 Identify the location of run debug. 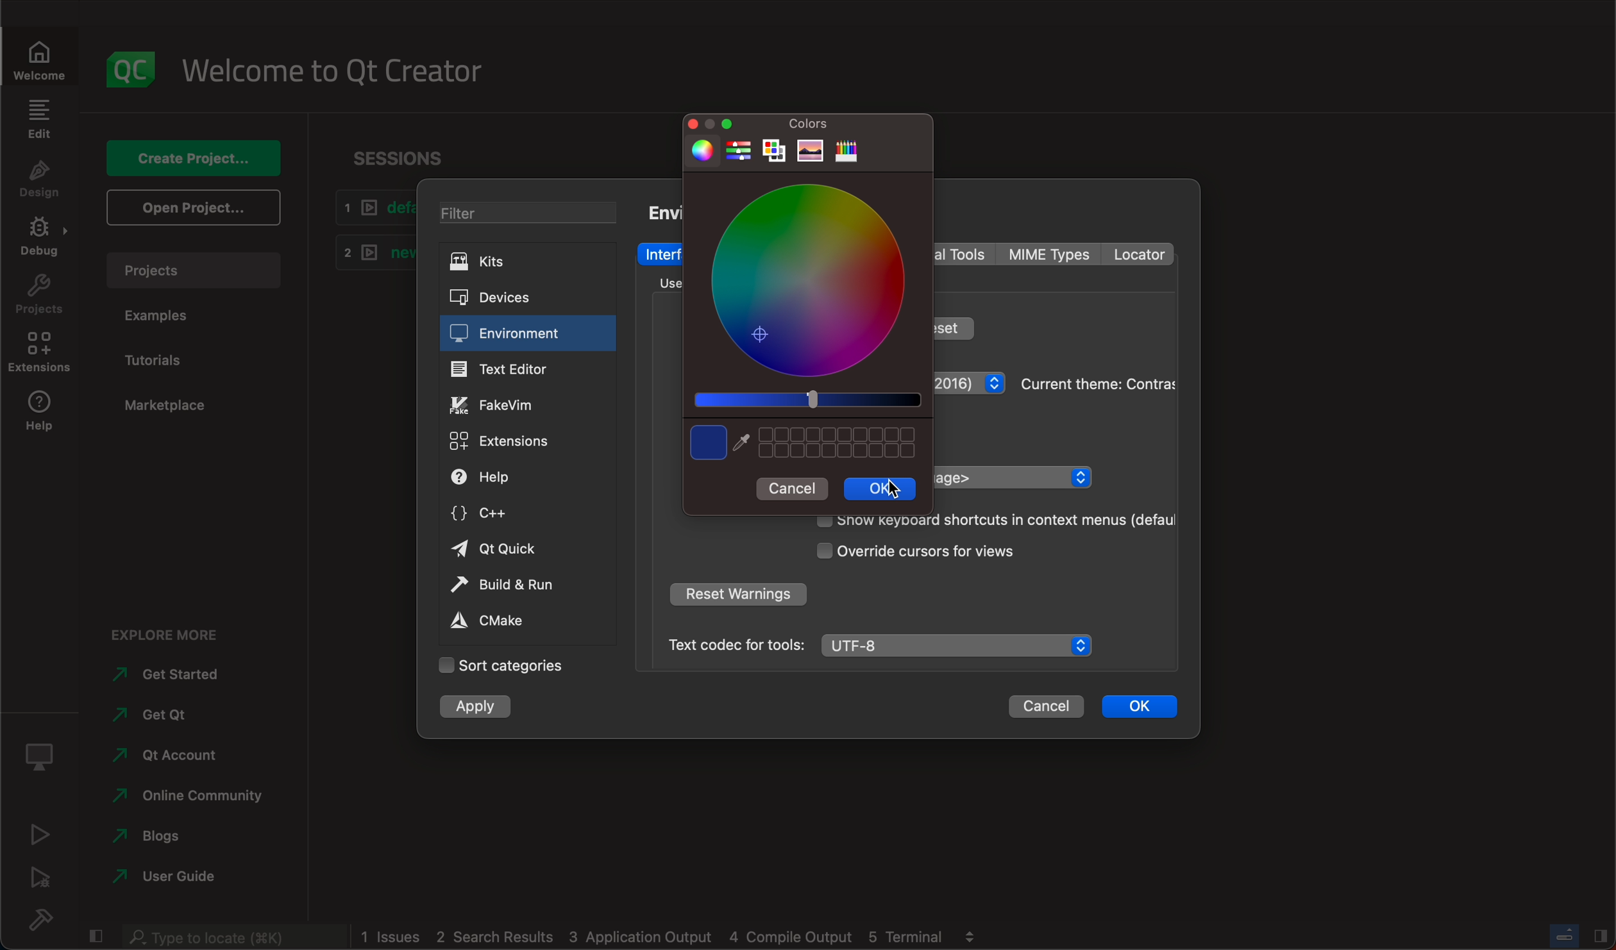
(43, 876).